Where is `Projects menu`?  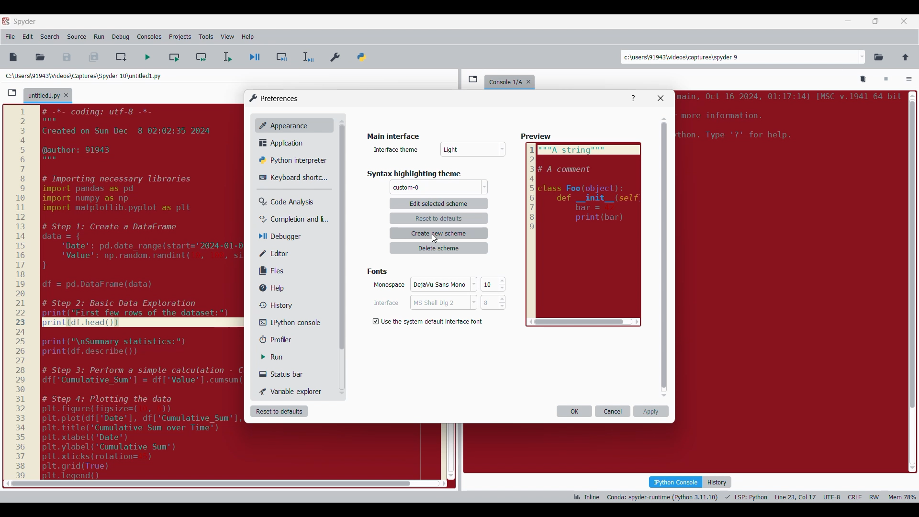 Projects menu is located at coordinates (180, 36).